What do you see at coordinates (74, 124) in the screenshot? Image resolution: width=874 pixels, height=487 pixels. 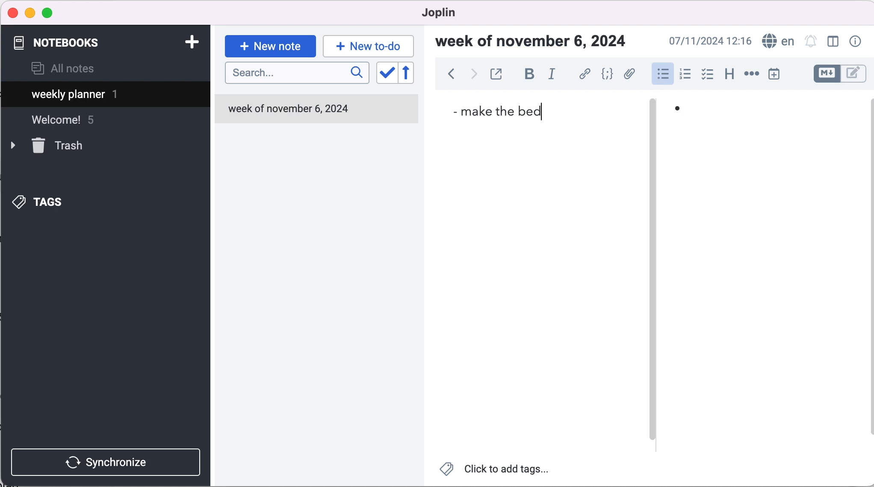 I see `welcome! 5` at bounding box center [74, 124].